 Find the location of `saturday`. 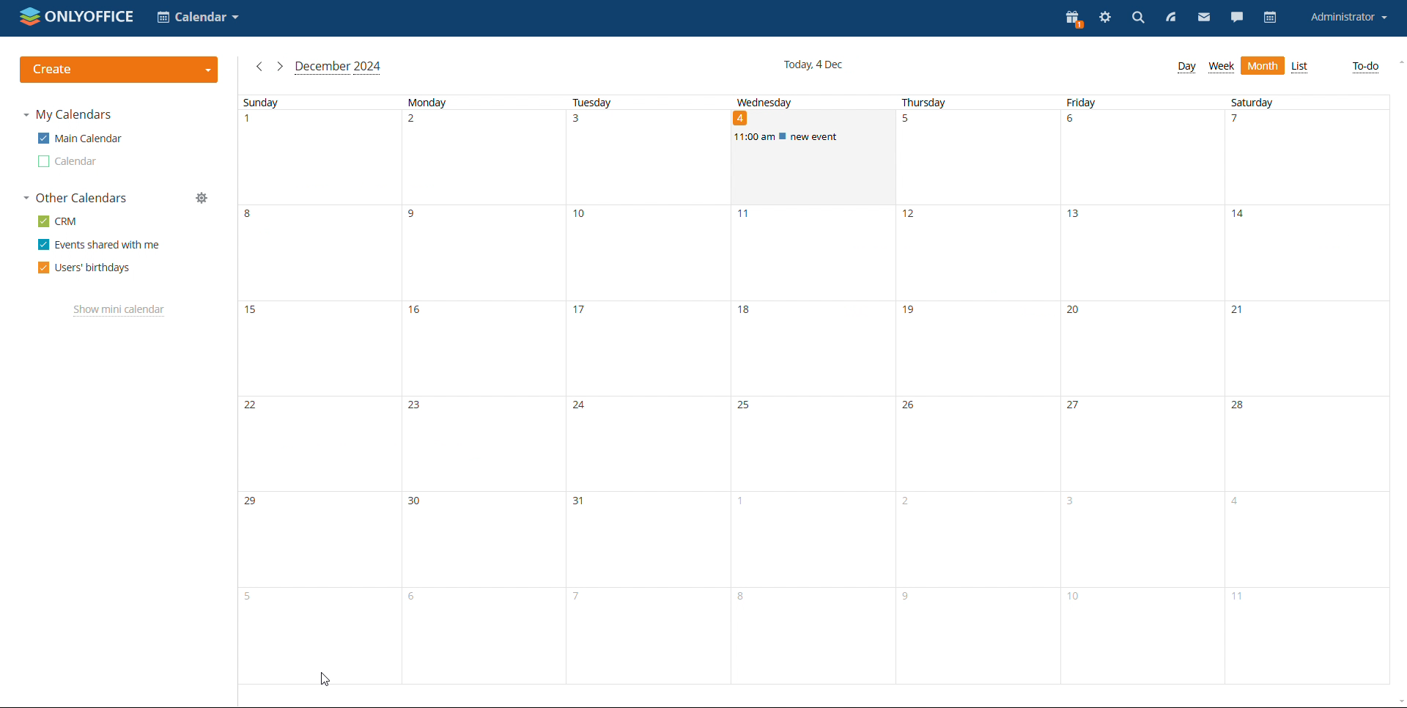

saturday is located at coordinates (1304, 389).